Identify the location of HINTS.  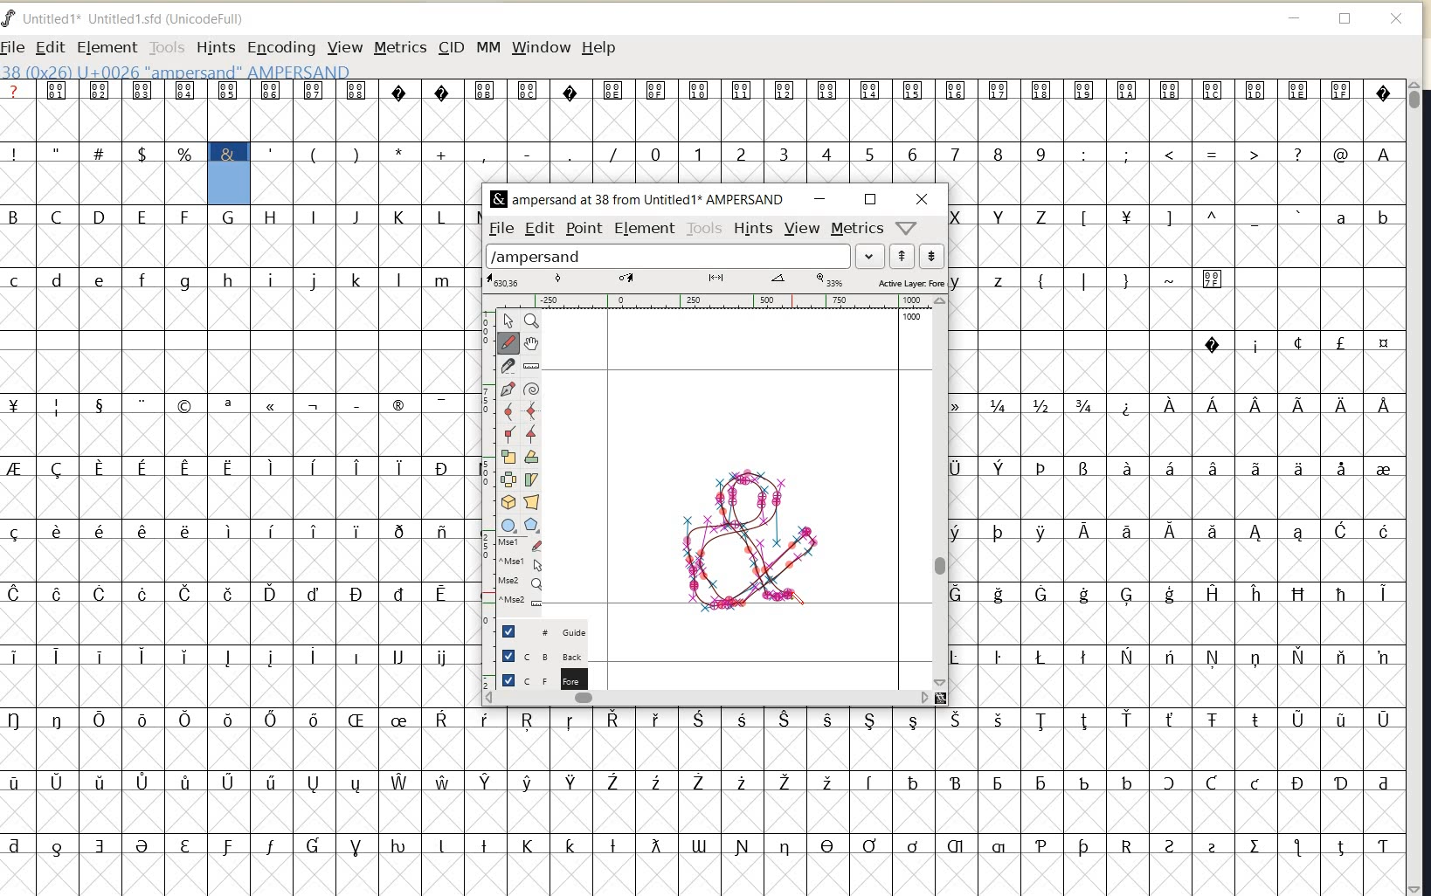
(754, 229).